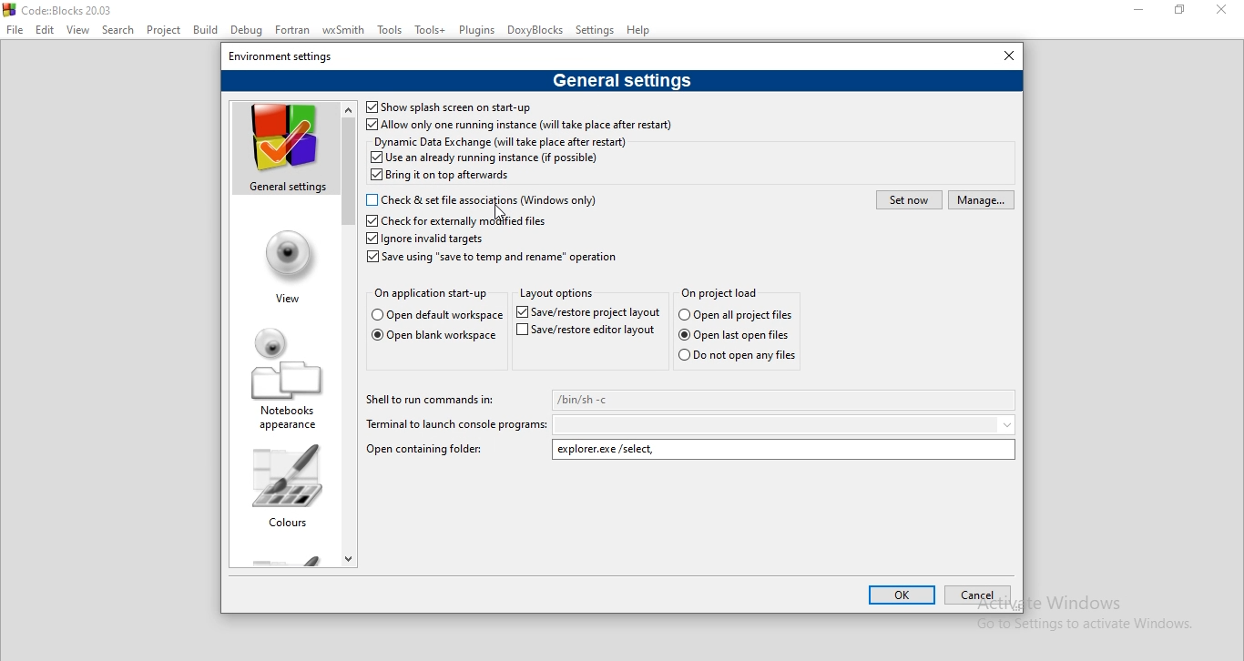  Describe the element at coordinates (433, 316) in the screenshot. I see `Open all project files` at that location.